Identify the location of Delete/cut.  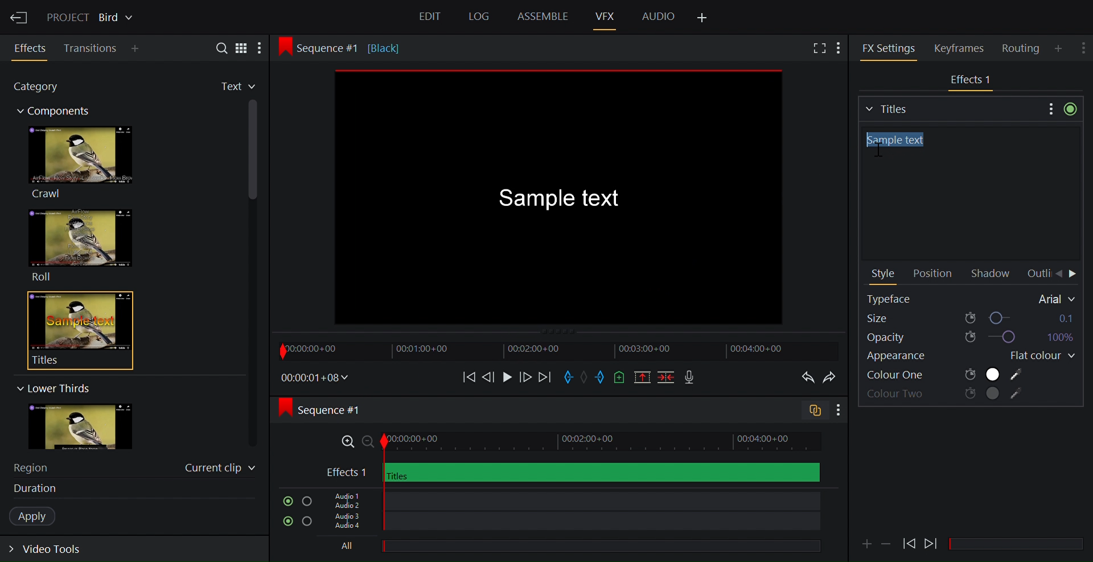
(667, 378).